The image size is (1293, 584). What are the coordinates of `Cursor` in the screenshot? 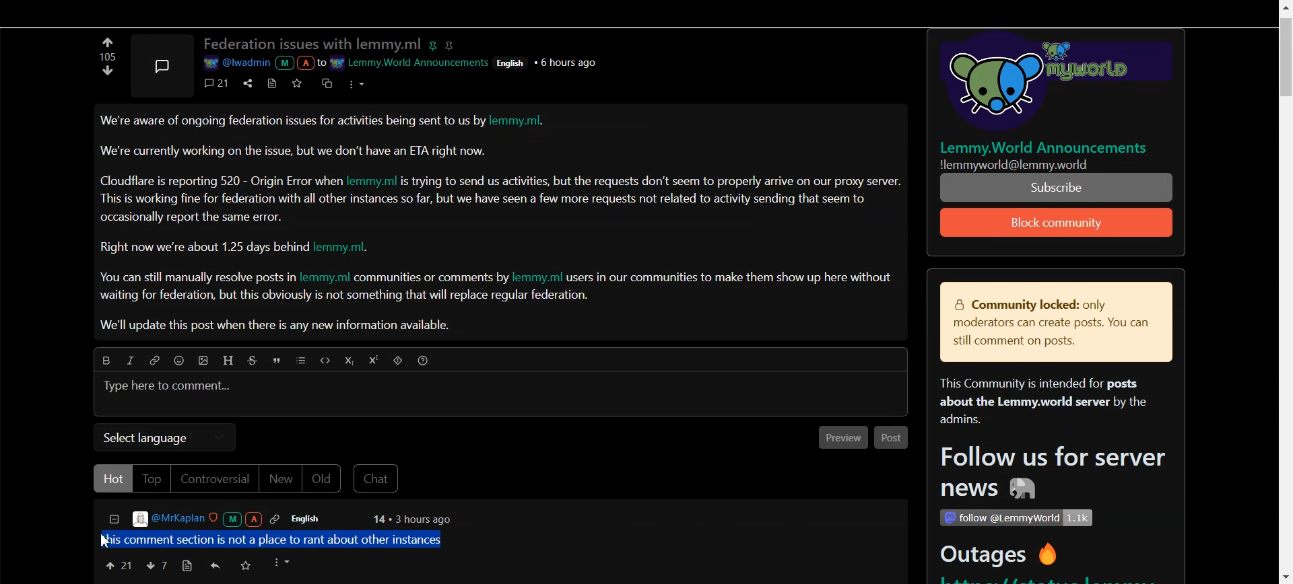 It's located at (108, 541).